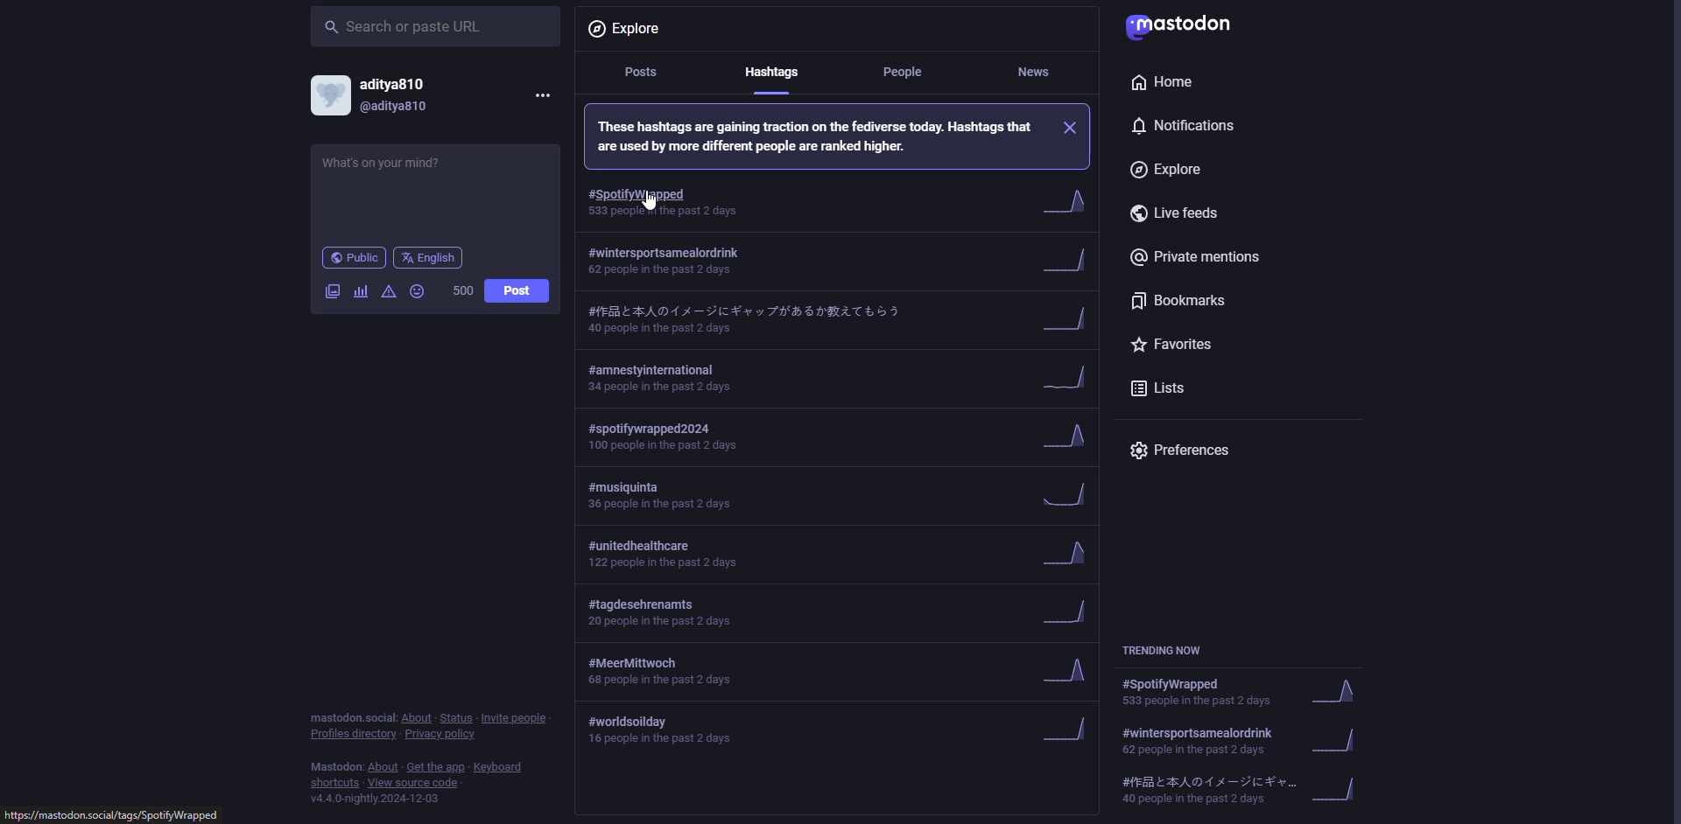 This screenshot has width=1681, height=824. What do you see at coordinates (417, 291) in the screenshot?
I see `emoji` at bounding box center [417, 291].